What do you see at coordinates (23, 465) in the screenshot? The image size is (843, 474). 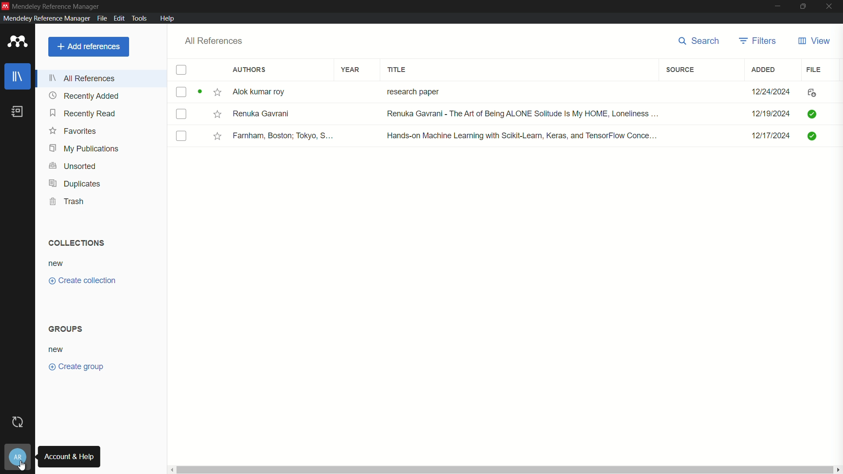 I see `cursor` at bounding box center [23, 465].